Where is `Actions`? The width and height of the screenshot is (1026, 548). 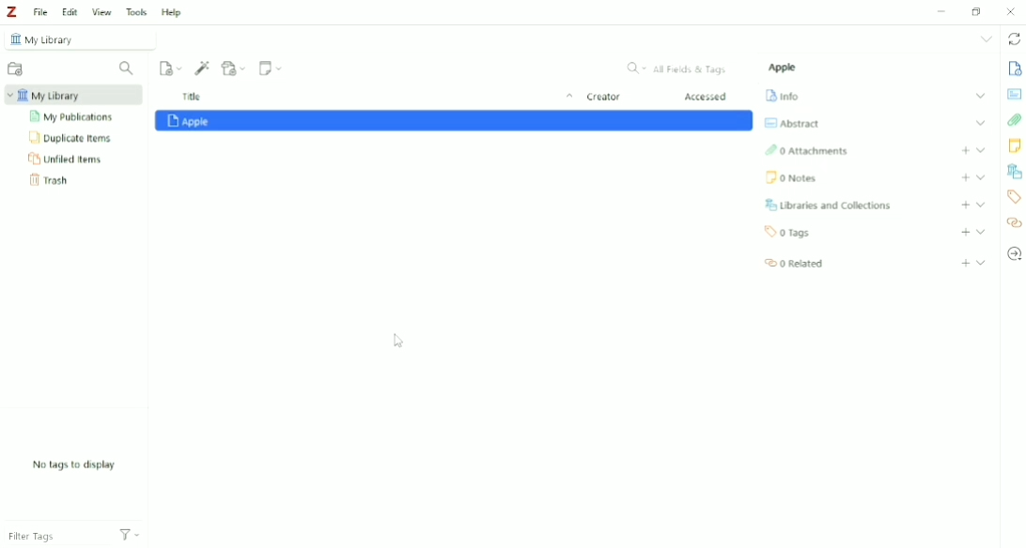
Actions is located at coordinates (130, 538).